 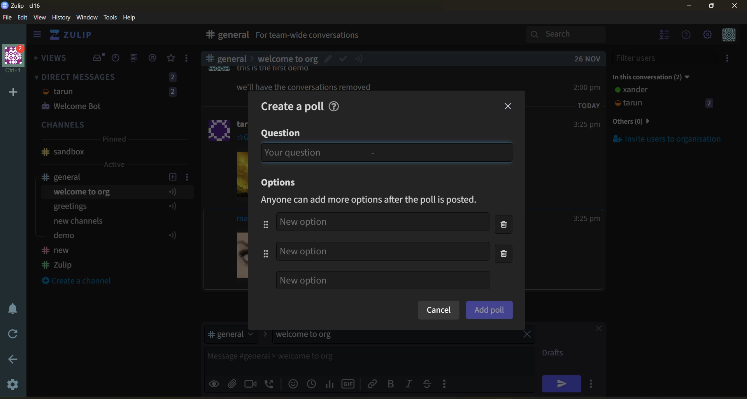 What do you see at coordinates (289, 153) in the screenshot?
I see `` at bounding box center [289, 153].